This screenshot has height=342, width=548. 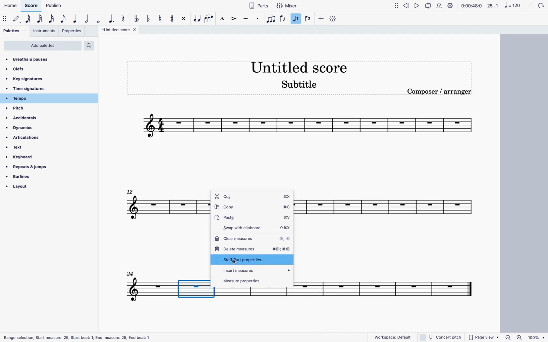 I want to click on tenuto, so click(x=246, y=20).